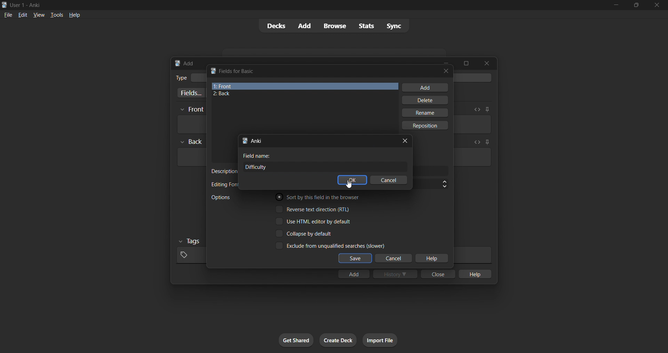 This screenshot has height=353, width=668. Describe the element at coordinates (190, 93) in the screenshot. I see `customize fields` at that location.